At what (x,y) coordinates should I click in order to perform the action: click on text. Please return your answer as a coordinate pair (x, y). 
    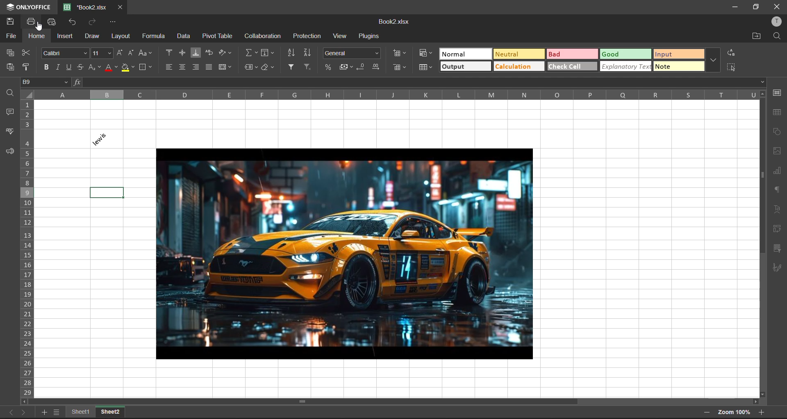
    Looking at the image, I should click on (777, 208).